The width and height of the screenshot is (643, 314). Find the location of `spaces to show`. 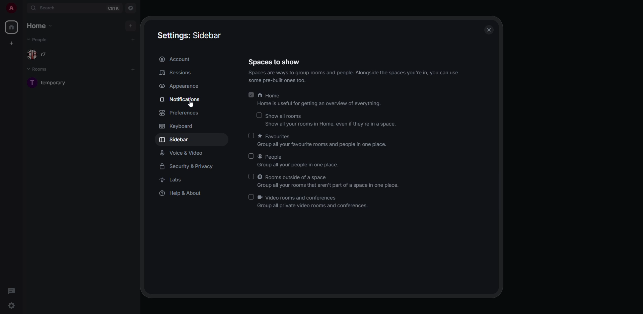

spaces to show is located at coordinates (275, 62).